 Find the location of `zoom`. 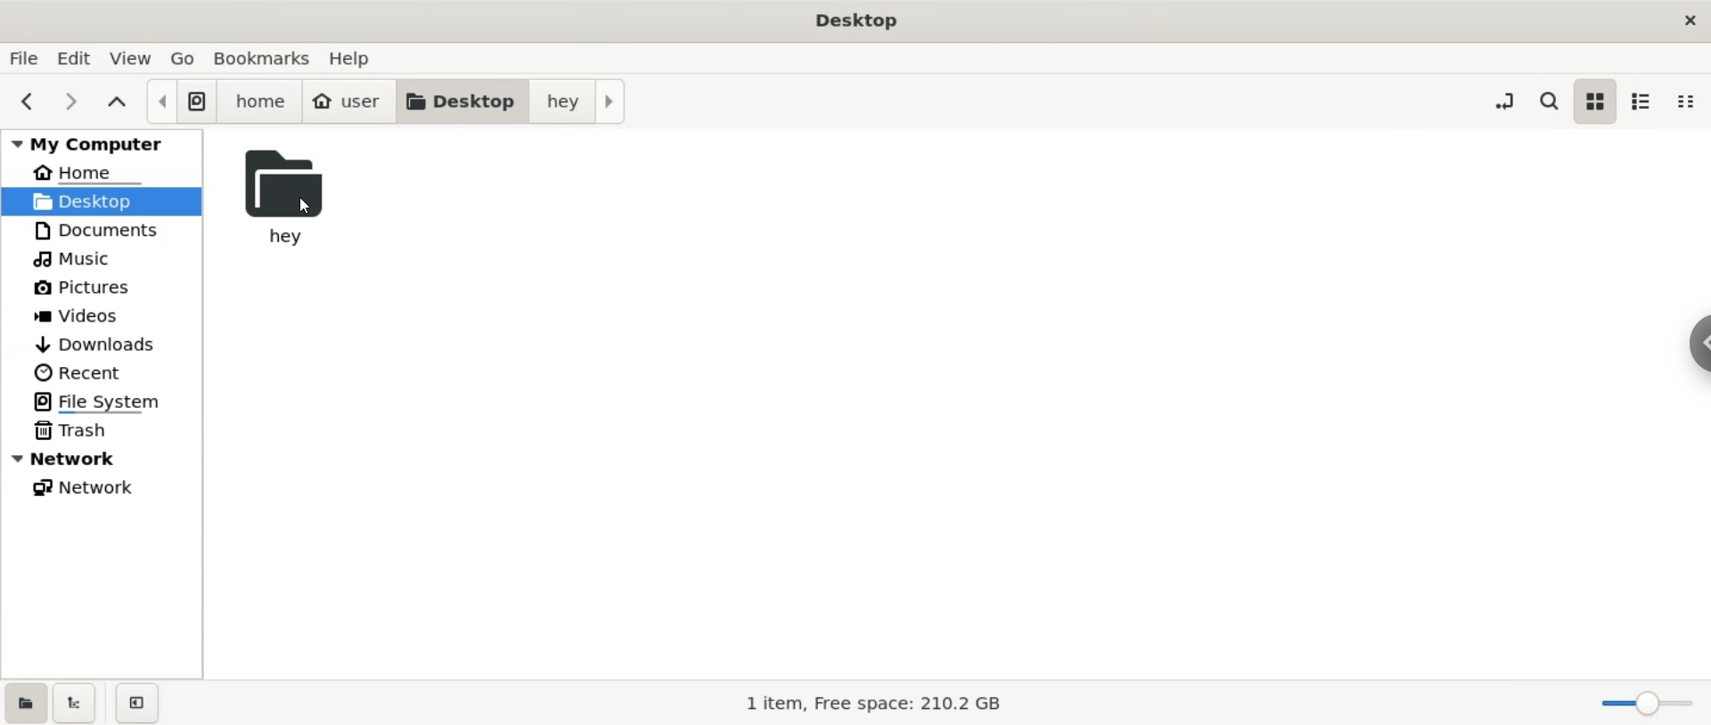

zoom is located at coordinates (1648, 705).